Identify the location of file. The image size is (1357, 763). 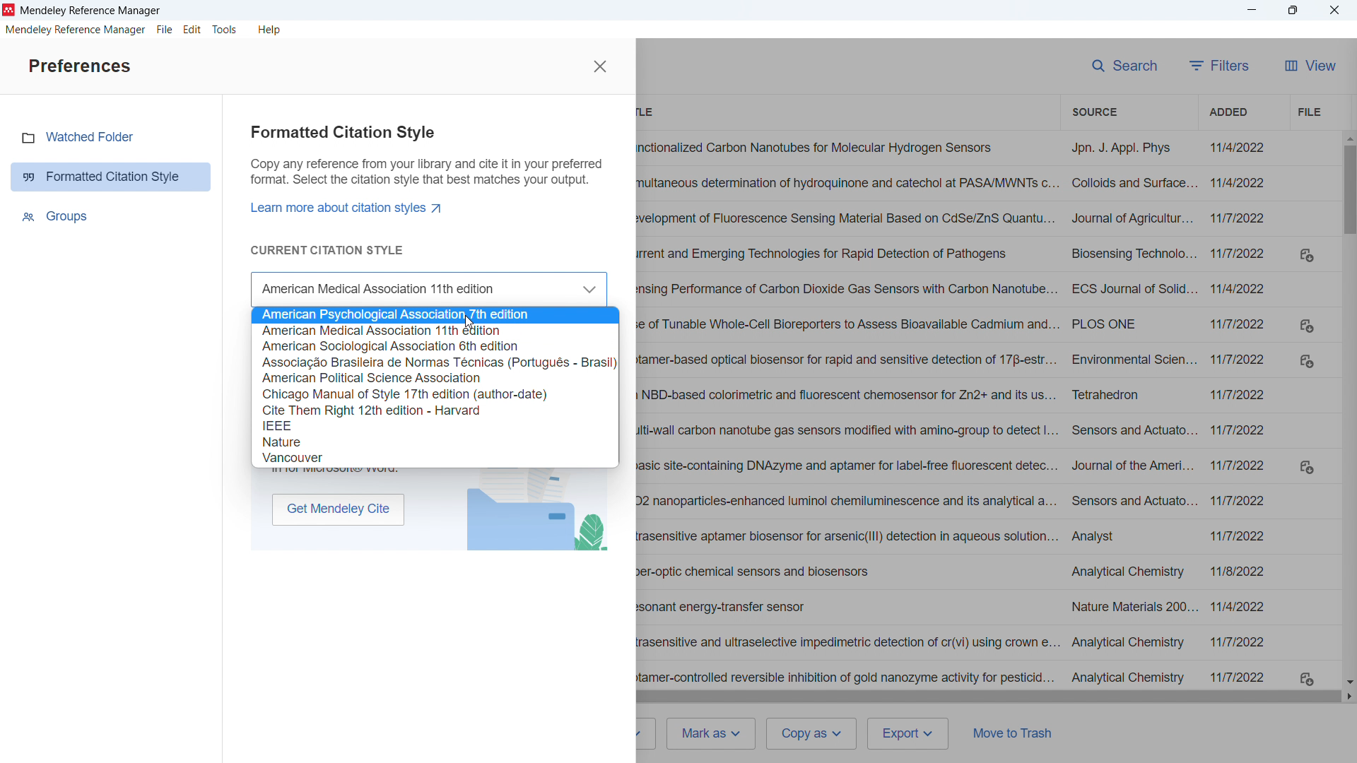
(165, 30).